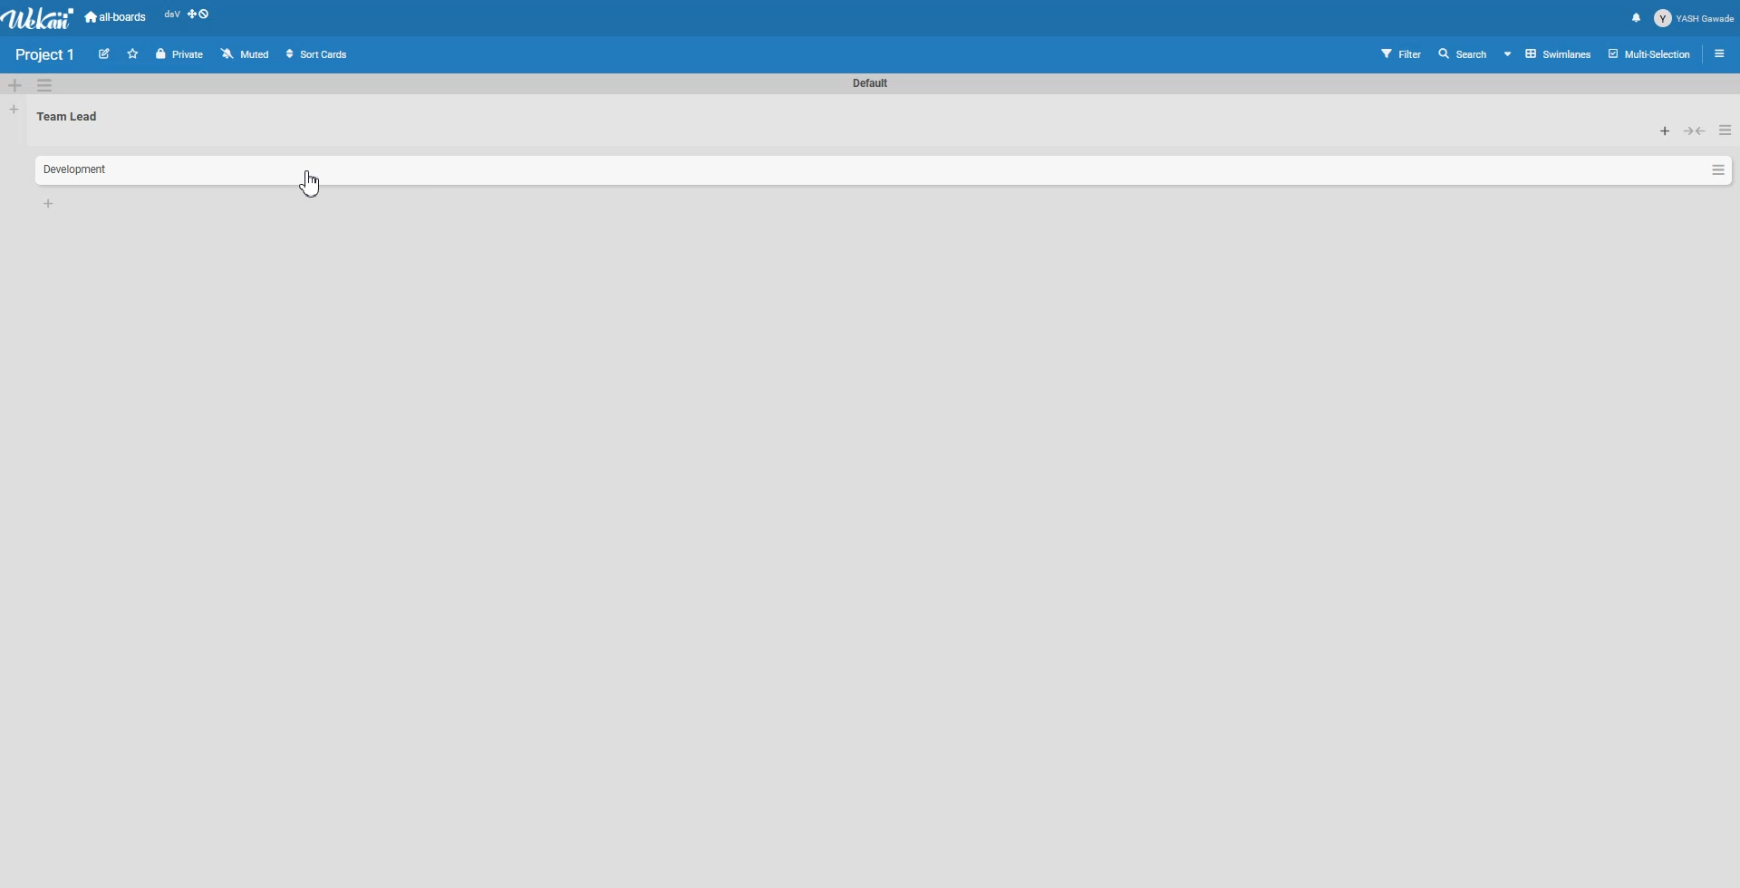 The width and height of the screenshot is (1740, 888). What do you see at coordinates (1636, 17) in the screenshot?
I see `Notification` at bounding box center [1636, 17].